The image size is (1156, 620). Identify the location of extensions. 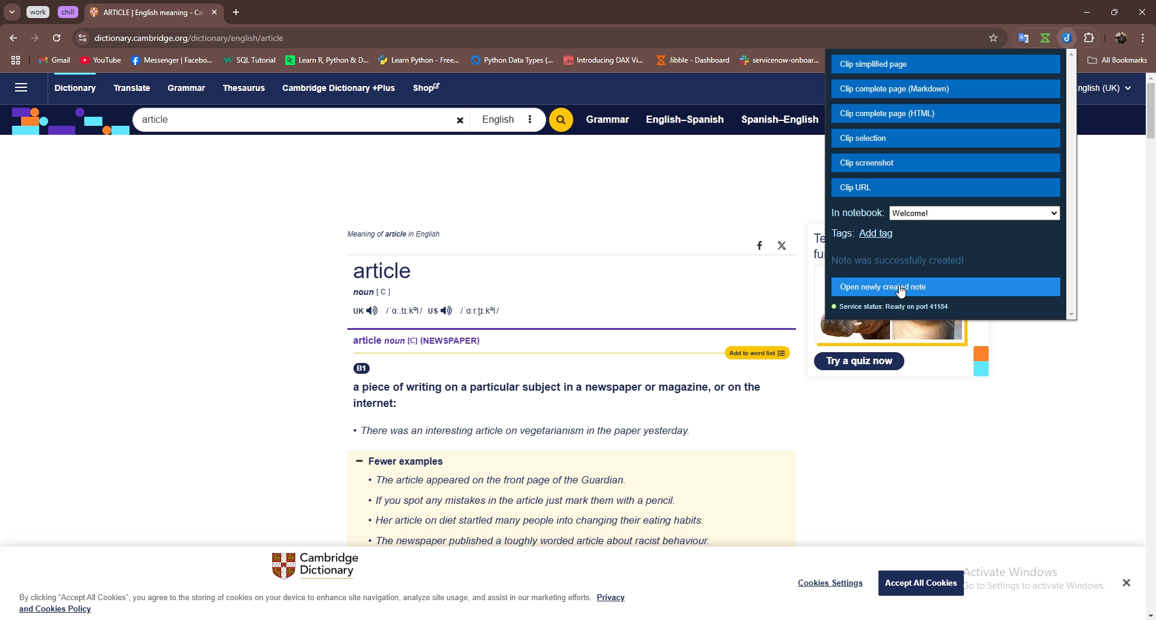
(1090, 37).